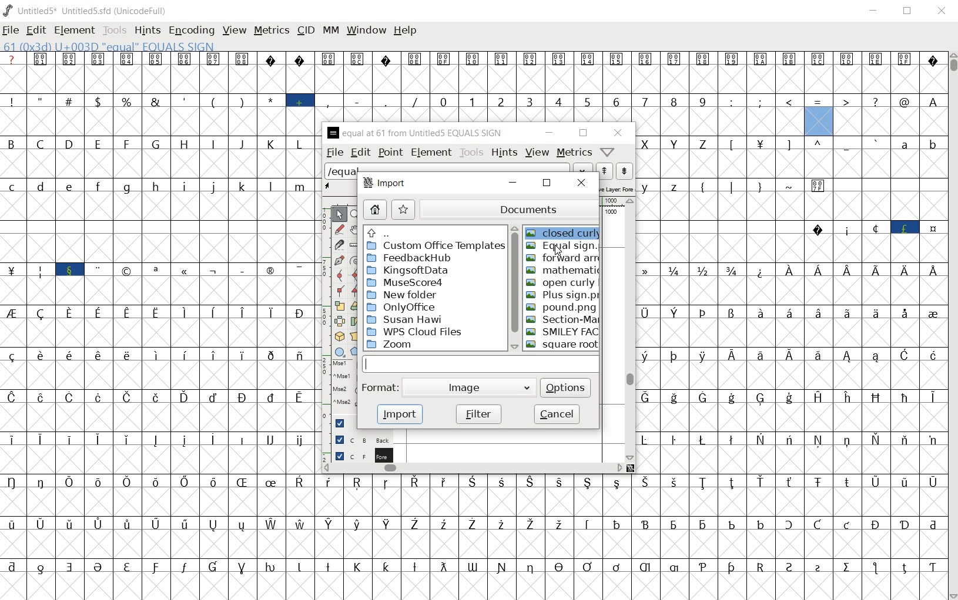 The width and height of the screenshot is (958, 600). Describe the element at coordinates (562, 345) in the screenshot. I see `SQUARE ROOT` at that location.